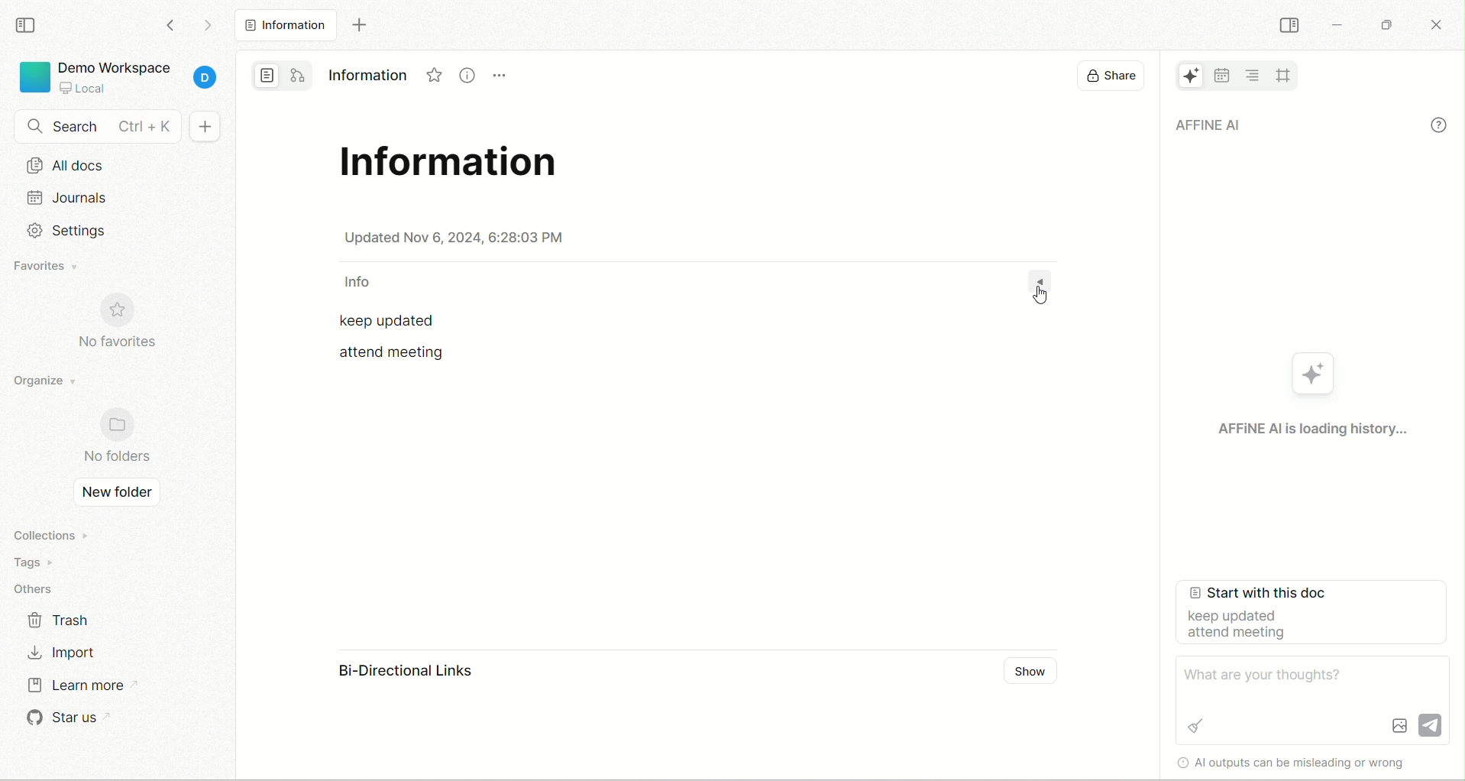 This screenshot has width=1465, height=781. What do you see at coordinates (38, 586) in the screenshot?
I see `others` at bounding box center [38, 586].